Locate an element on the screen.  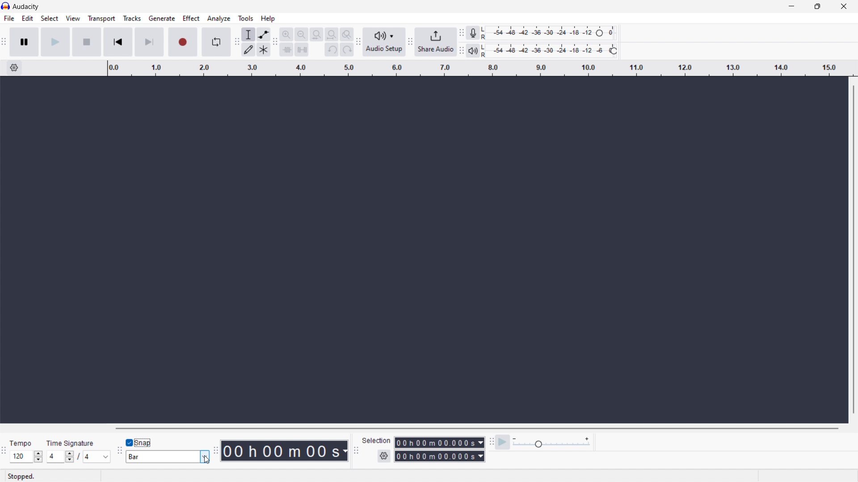
playback meter is located at coordinates (551, 443).